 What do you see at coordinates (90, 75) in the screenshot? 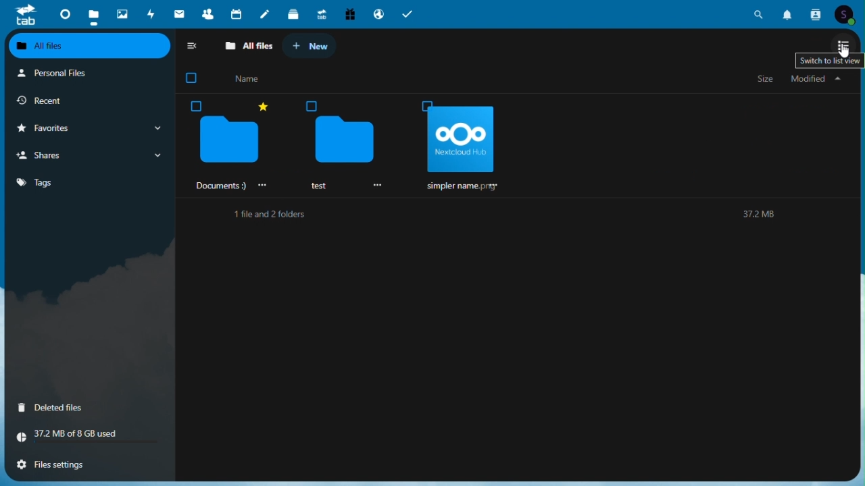
I see `Personal files` at bounding box center [90, 75].